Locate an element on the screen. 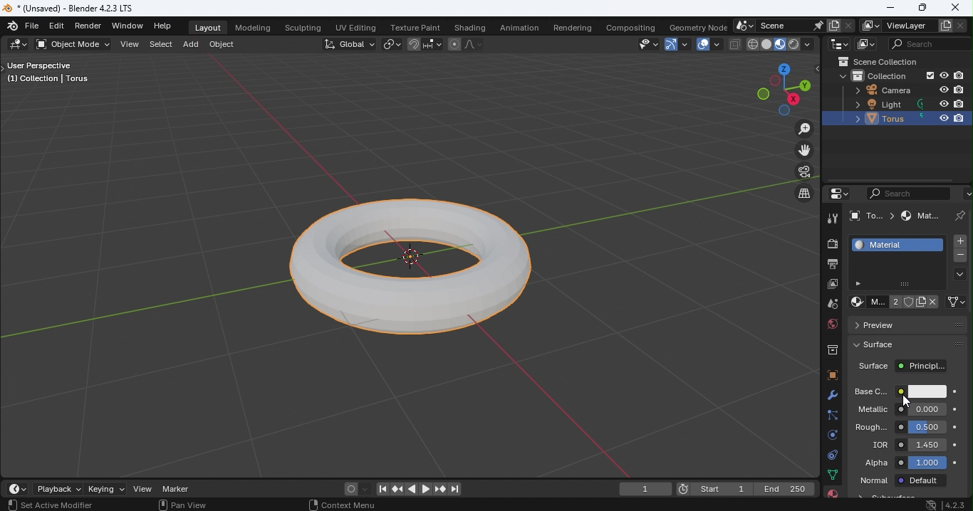 The width and height of the screenshot is (973, 511). Surface is located at coordinates (900, 365).